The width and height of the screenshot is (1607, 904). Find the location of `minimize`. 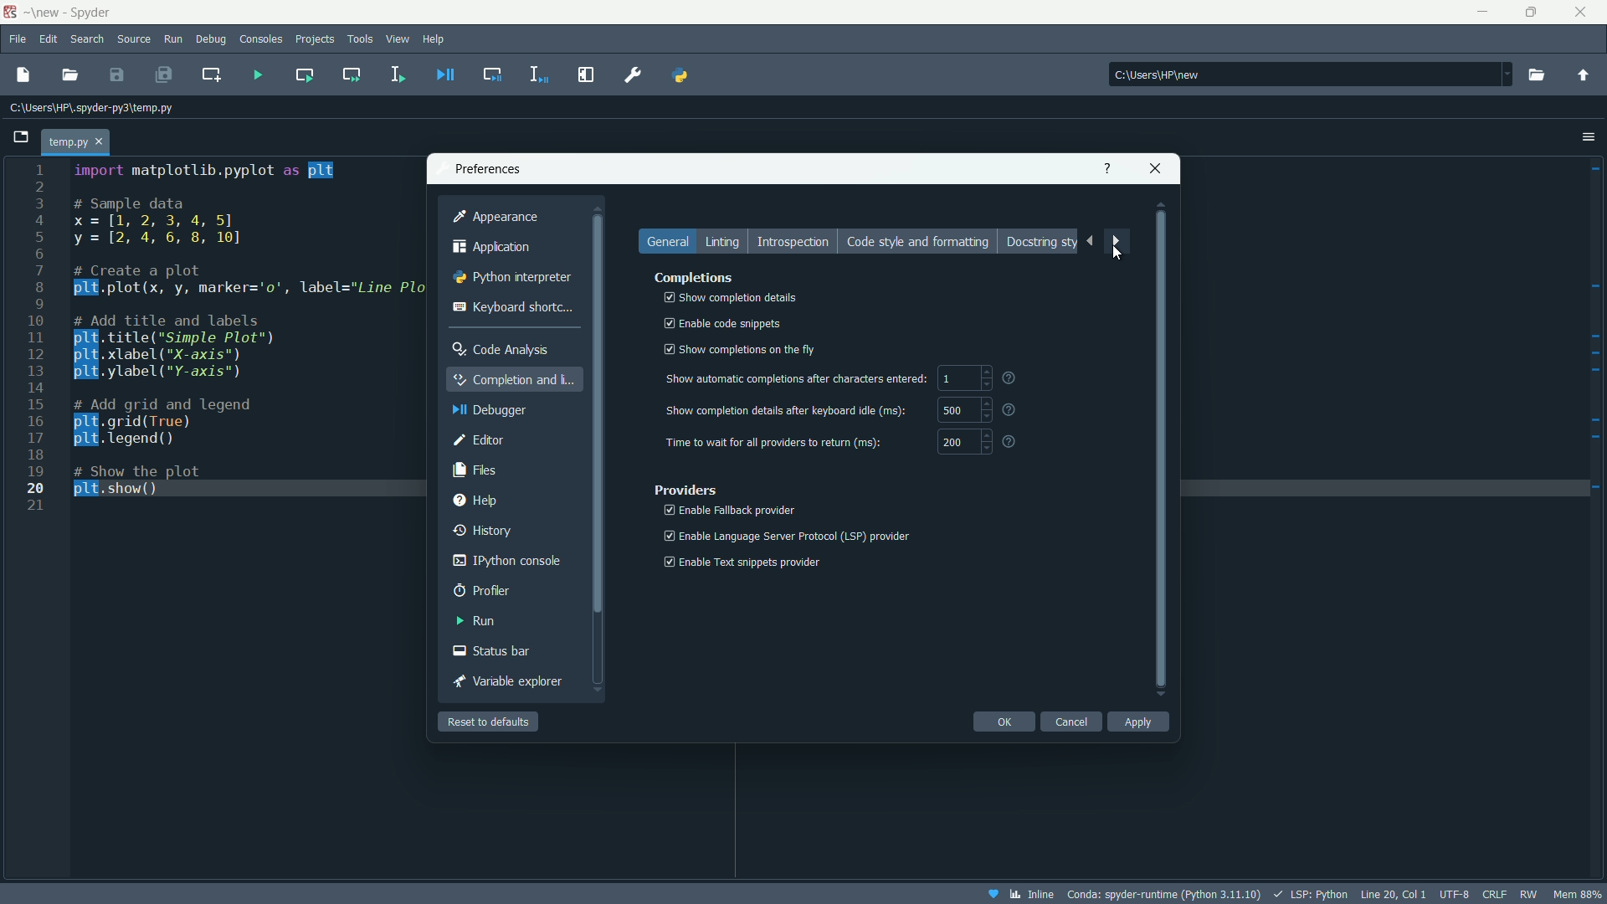

minimize is located at coordinates (1481, 13).